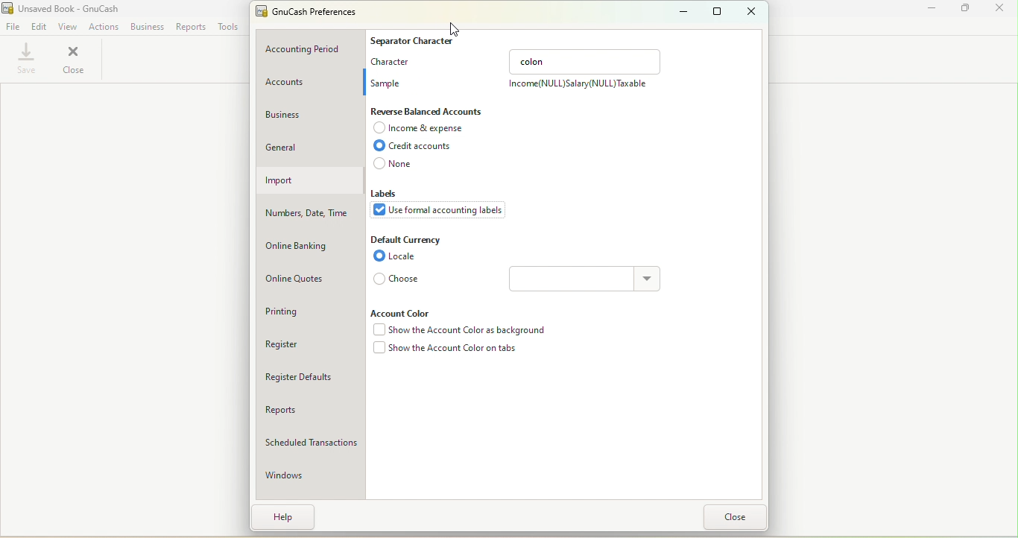  What do you see at coordinates (75, 60) in the screenshot?
I see `Close` at bounding box center [75, 60].